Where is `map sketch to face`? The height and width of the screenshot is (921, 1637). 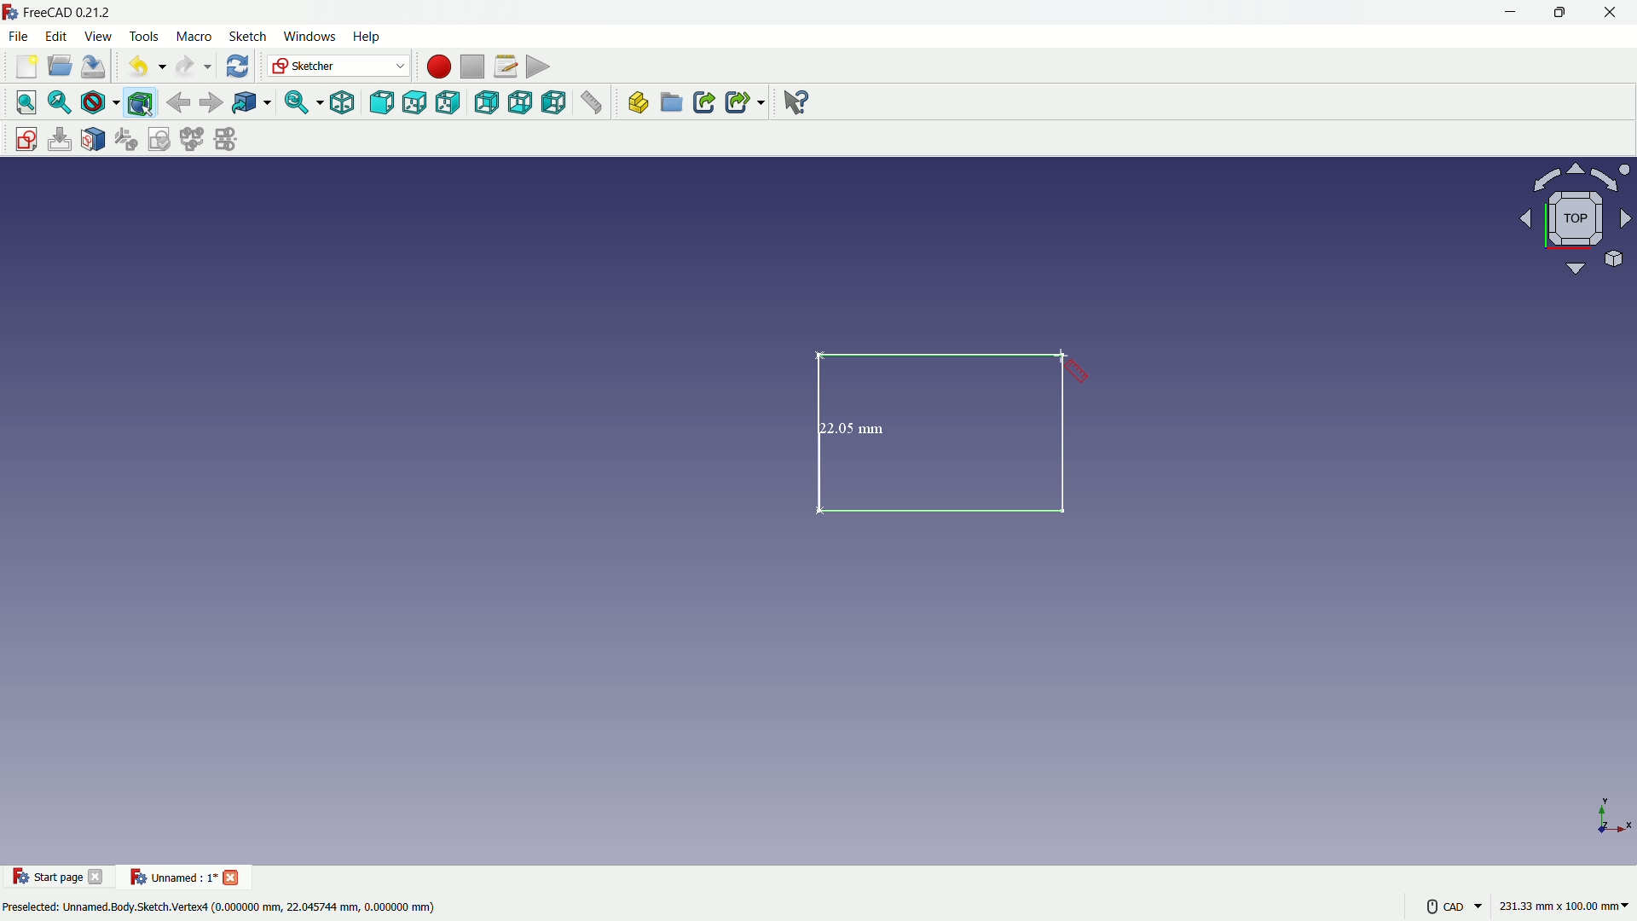
map sketch to face is located at coordinates (94, 139).